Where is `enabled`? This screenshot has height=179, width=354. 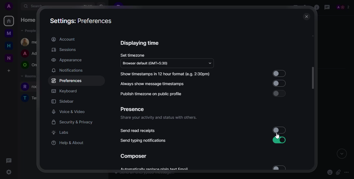
enabled is located at coordinates (277, 140).